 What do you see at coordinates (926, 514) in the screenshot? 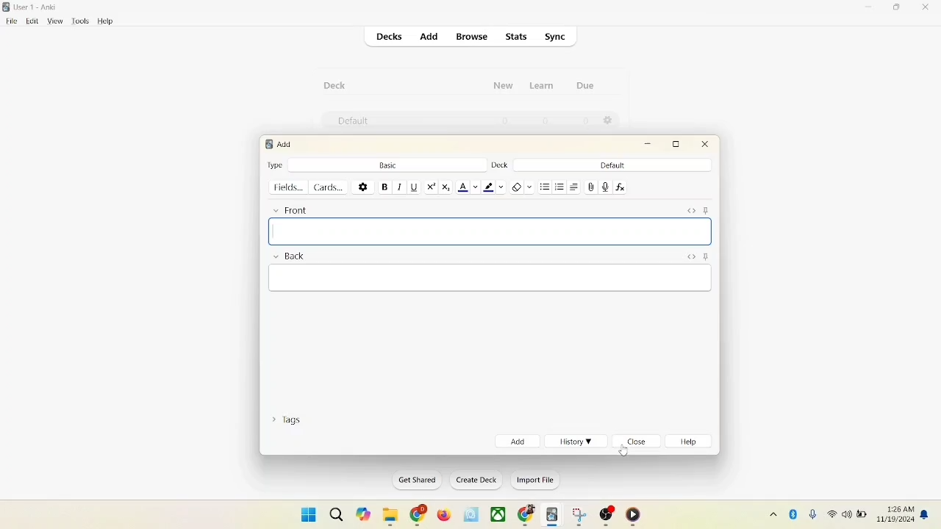
I see `notification` at bounding box center [926, 514].